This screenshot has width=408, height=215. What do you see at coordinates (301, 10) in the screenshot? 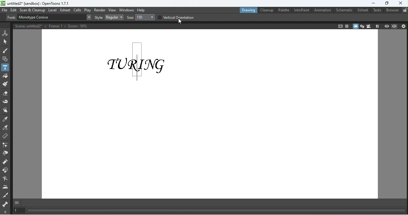
I see `InknPaint` at bounding box center [301, 10].